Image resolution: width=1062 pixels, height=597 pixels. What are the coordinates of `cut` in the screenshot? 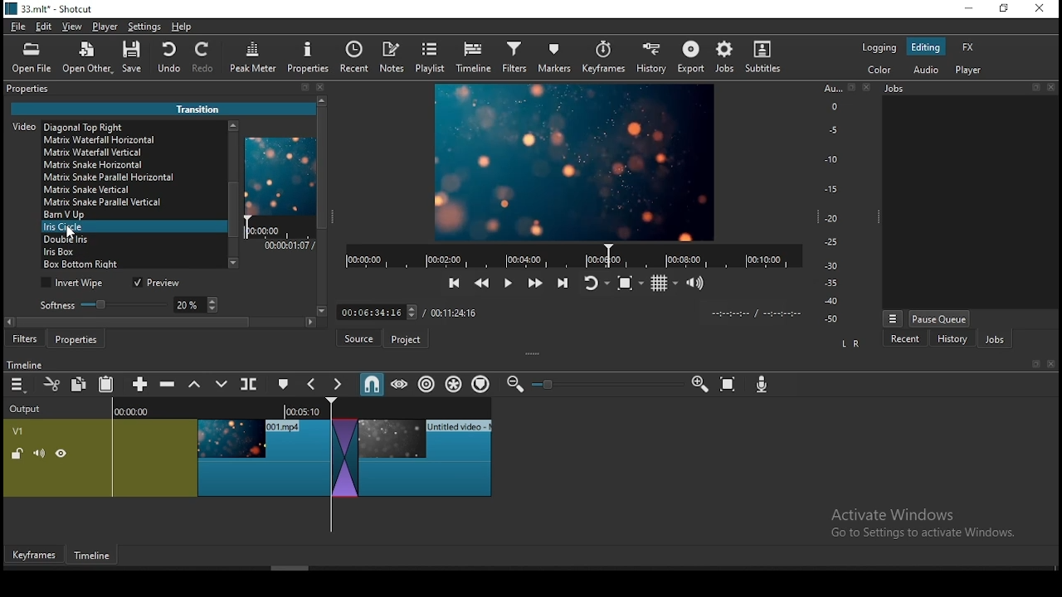 It's located at (52, 384).